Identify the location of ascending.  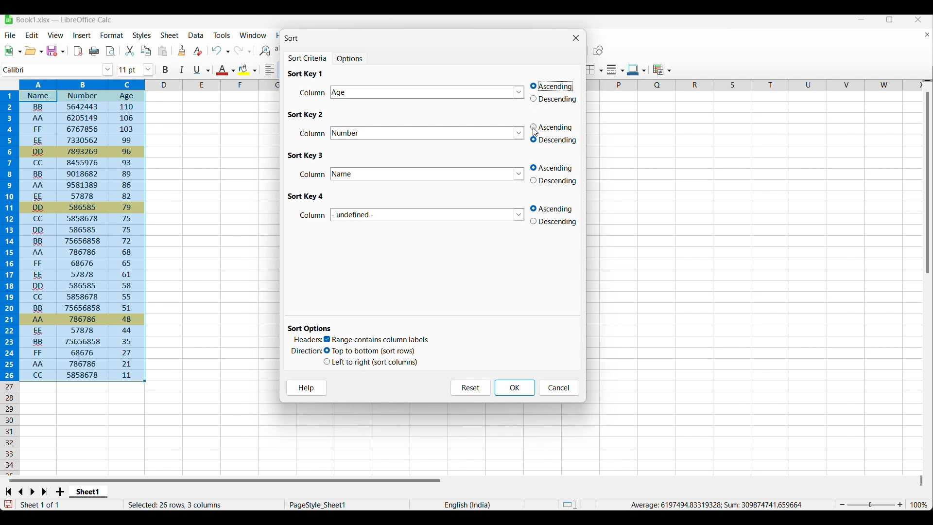
(554, 168).